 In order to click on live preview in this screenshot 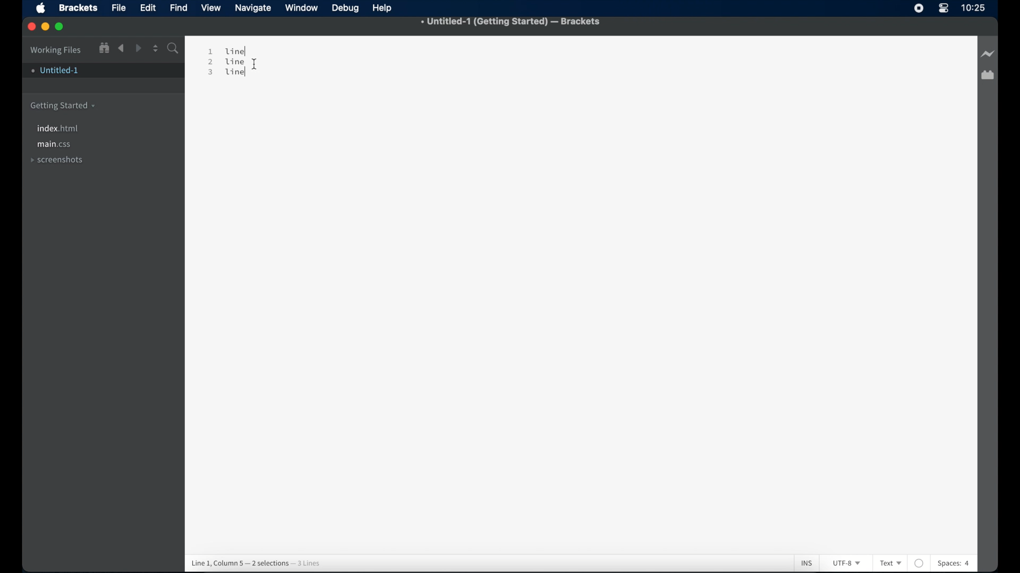, I will do `click(987, 53)`.